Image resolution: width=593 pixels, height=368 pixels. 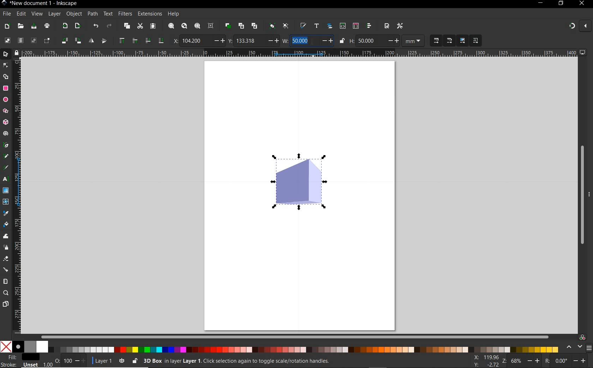 What do you see at coordinates (574, 347) in the screenshot?
I see `scroll color options` at bounding box center [574, 347].